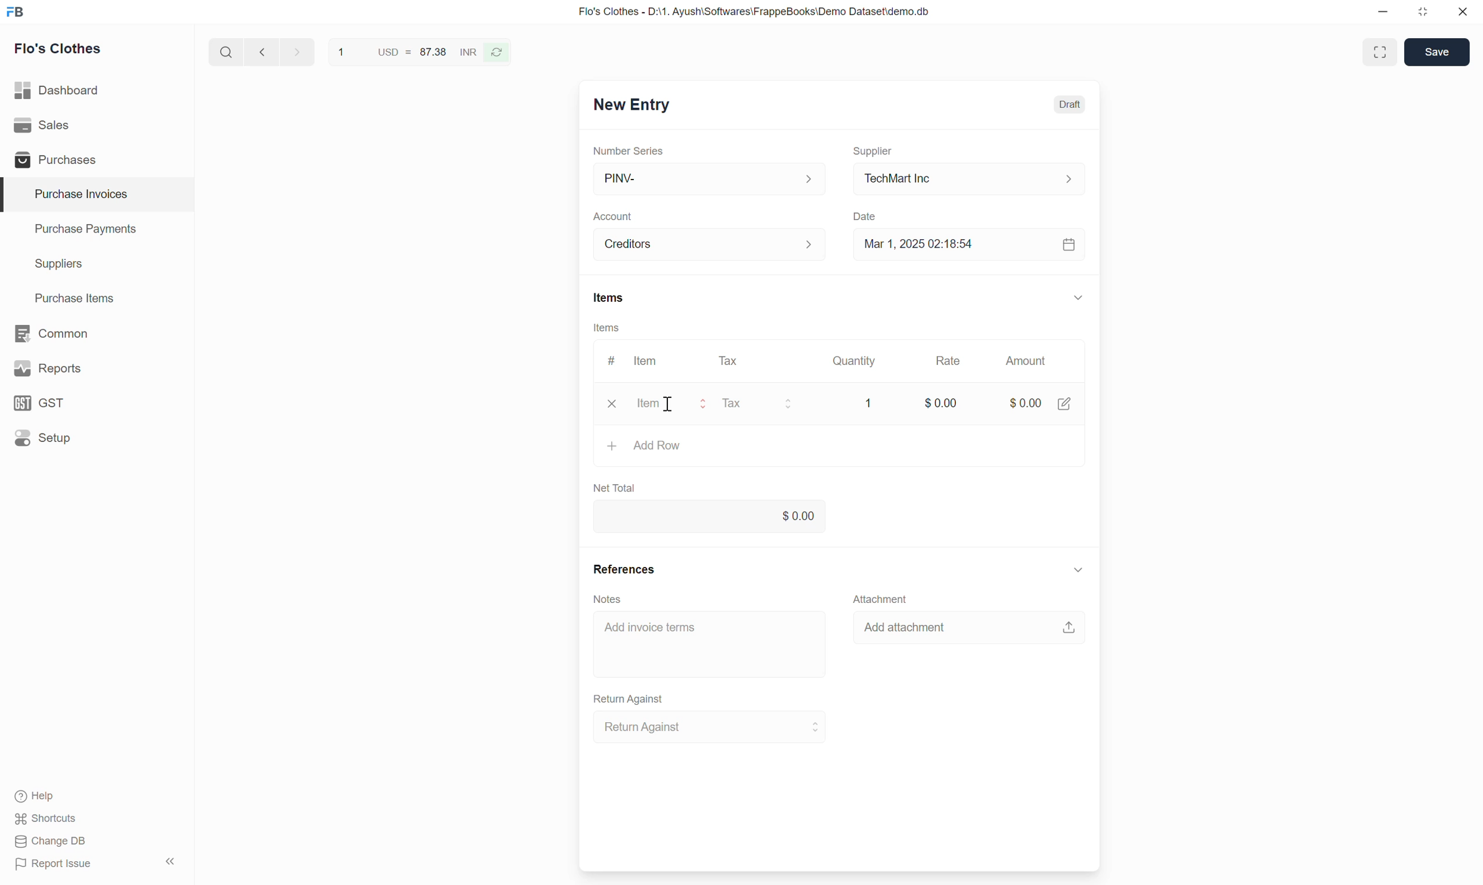  I want to click on Sales, so click(97, 125).